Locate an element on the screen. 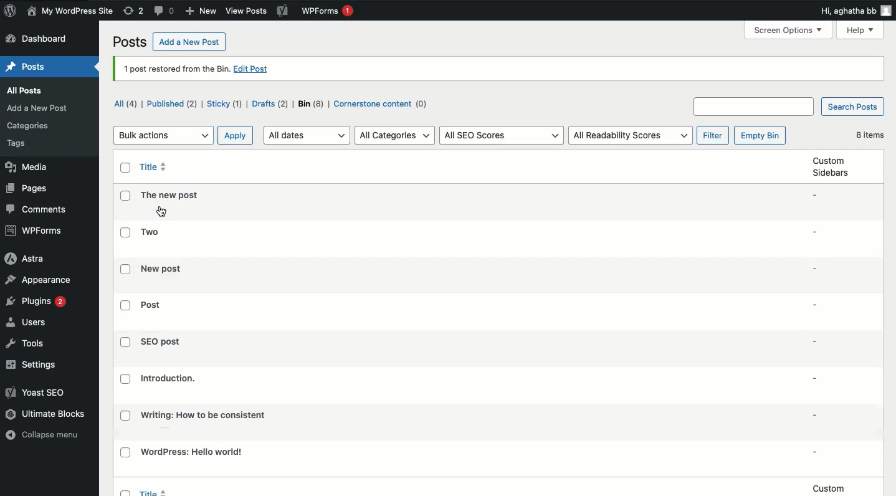 This screenshot has height=496, width=896. Search posts is located at coordinates (853, 107).